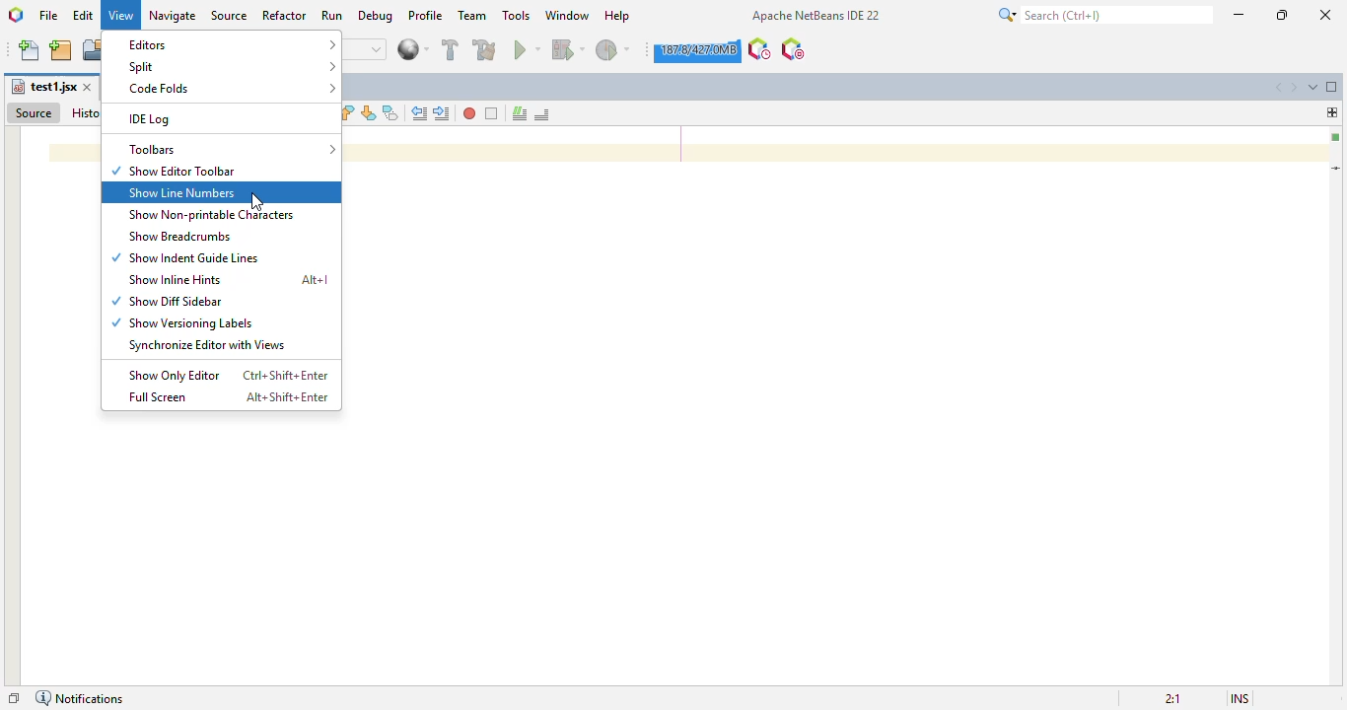 The image size is (1347, 710). I want to click on source, so click(230, 15).